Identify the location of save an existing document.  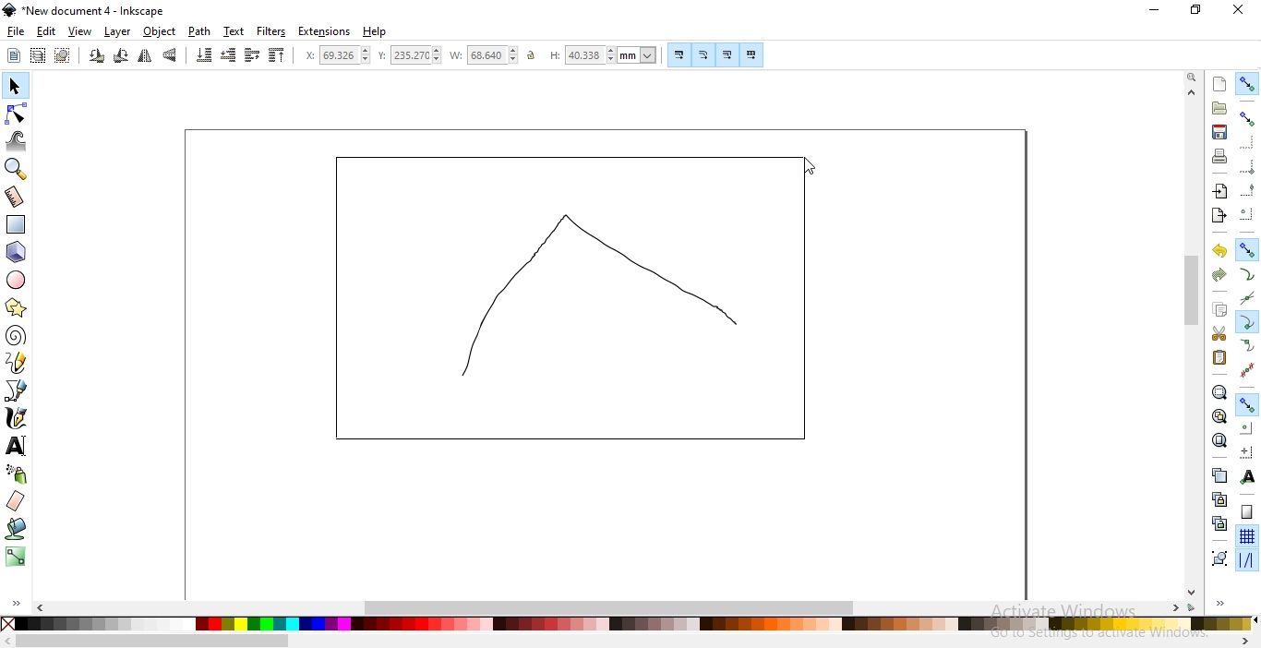
(1219, 131).